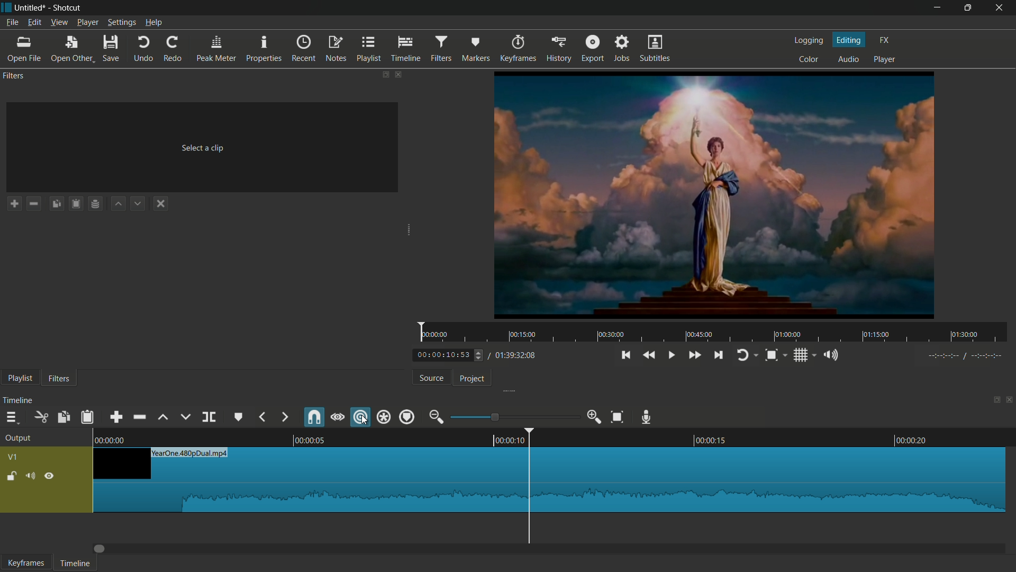 This screenshot has width=1016, height=572. Describe the element at coordinates (884, 40) in the screenshot. I see `fx` at that location.